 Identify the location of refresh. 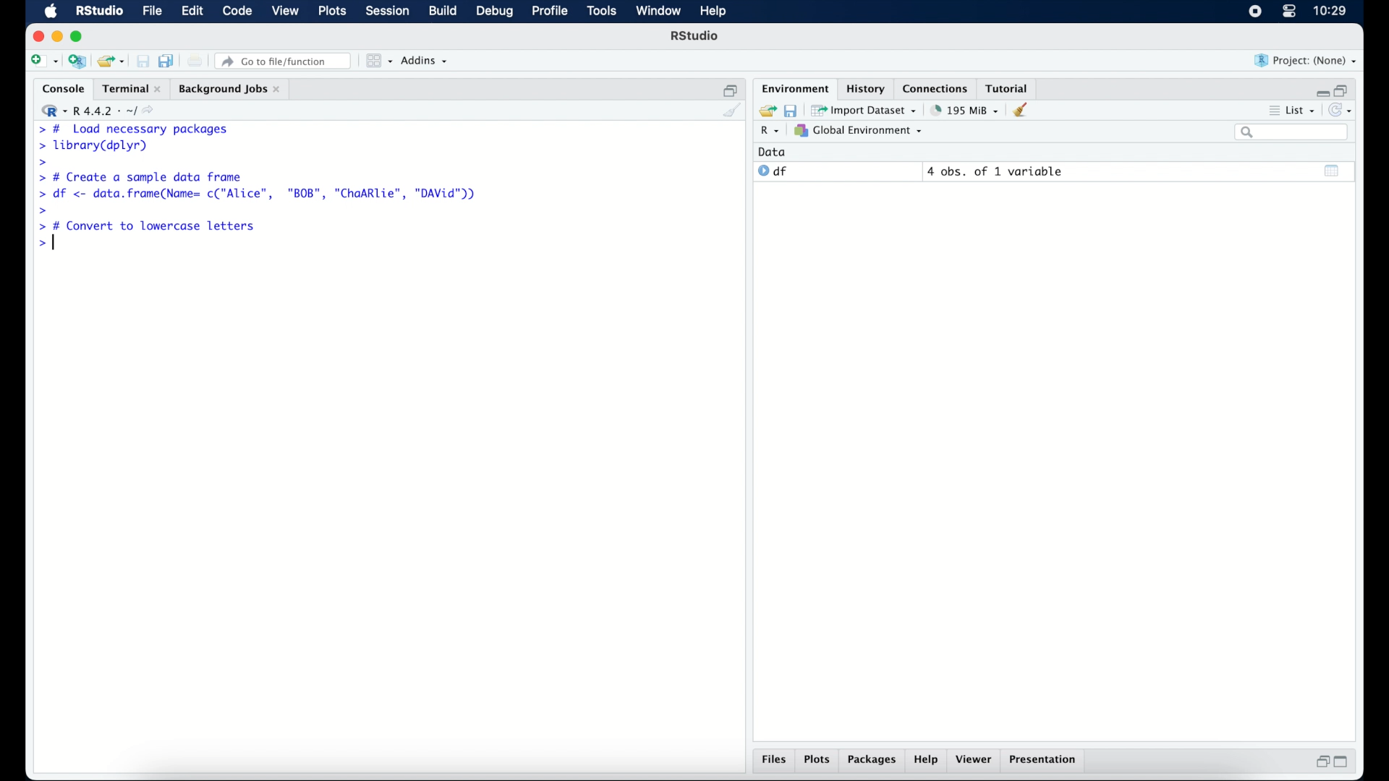
(1343, 111).